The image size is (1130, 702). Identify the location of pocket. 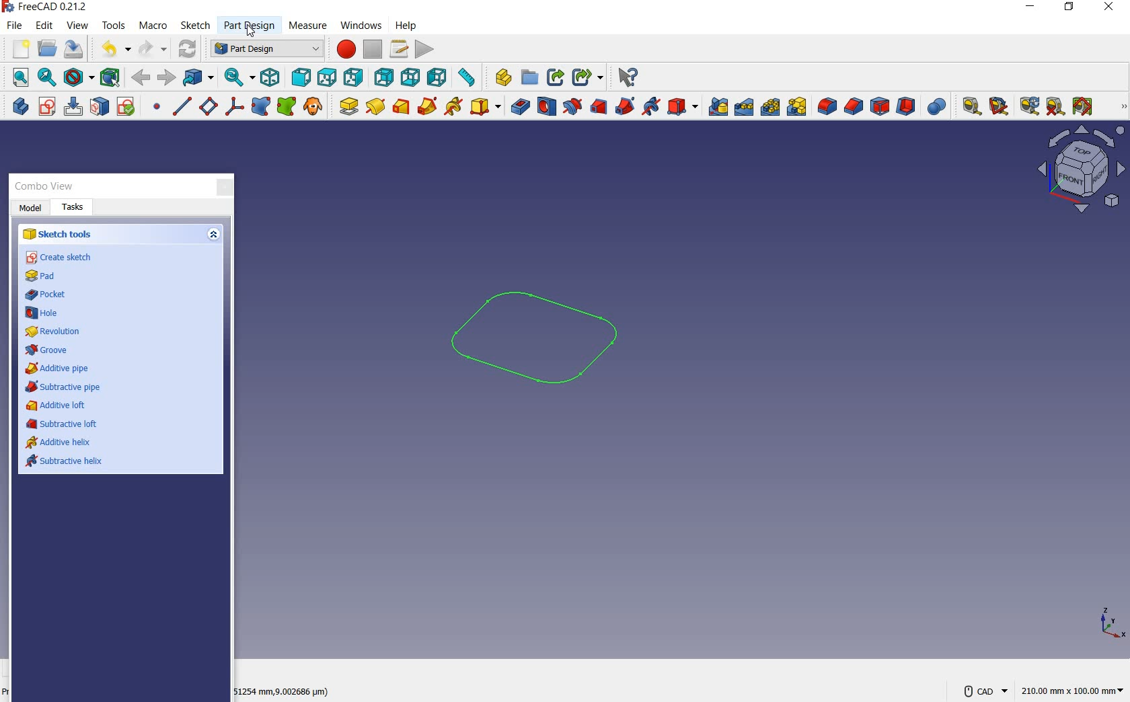
(50, 297).